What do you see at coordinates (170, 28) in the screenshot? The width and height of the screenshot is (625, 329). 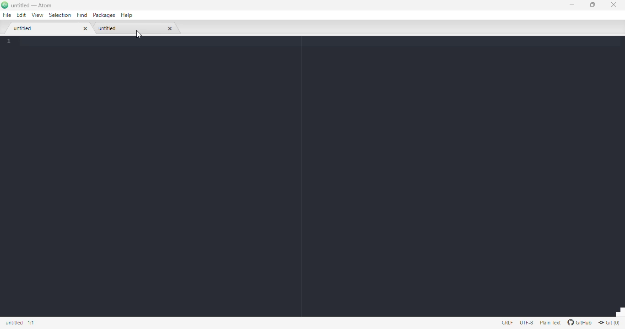 I see `close tab` at bounding box center [170, 28].